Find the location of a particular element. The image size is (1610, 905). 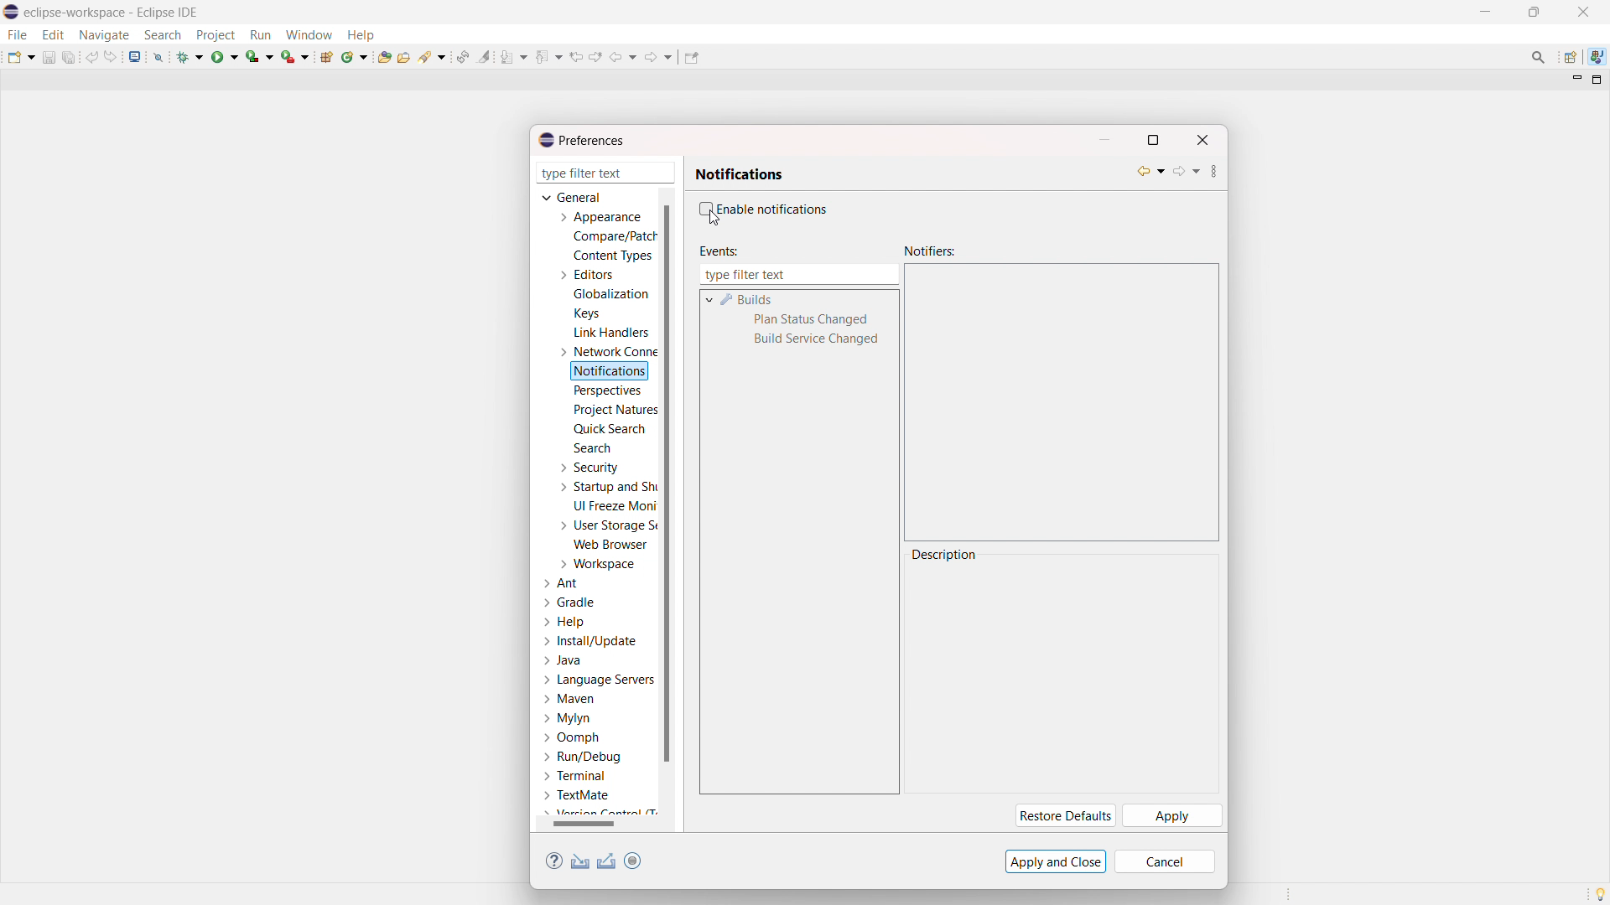

compare/patch is located at coordinates (611, 237).